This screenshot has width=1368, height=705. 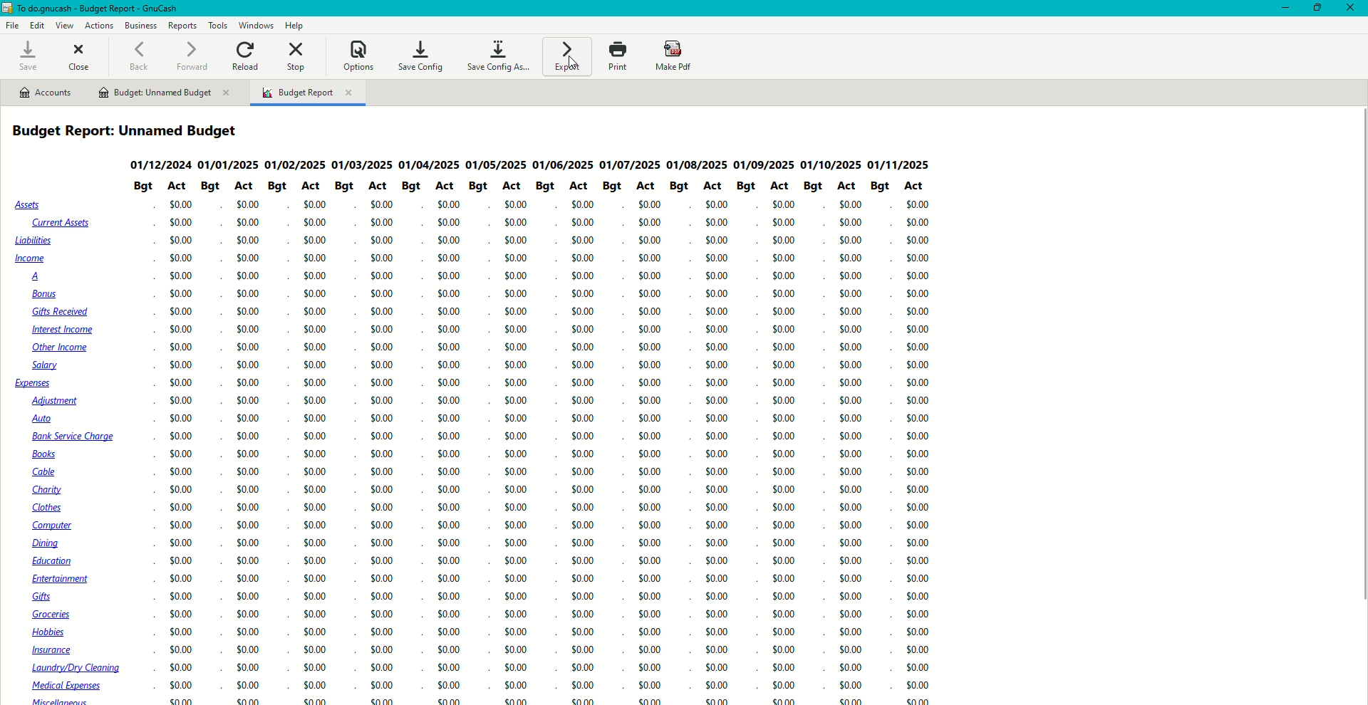 I want to click on $0.00, so click(x=381, y=330).